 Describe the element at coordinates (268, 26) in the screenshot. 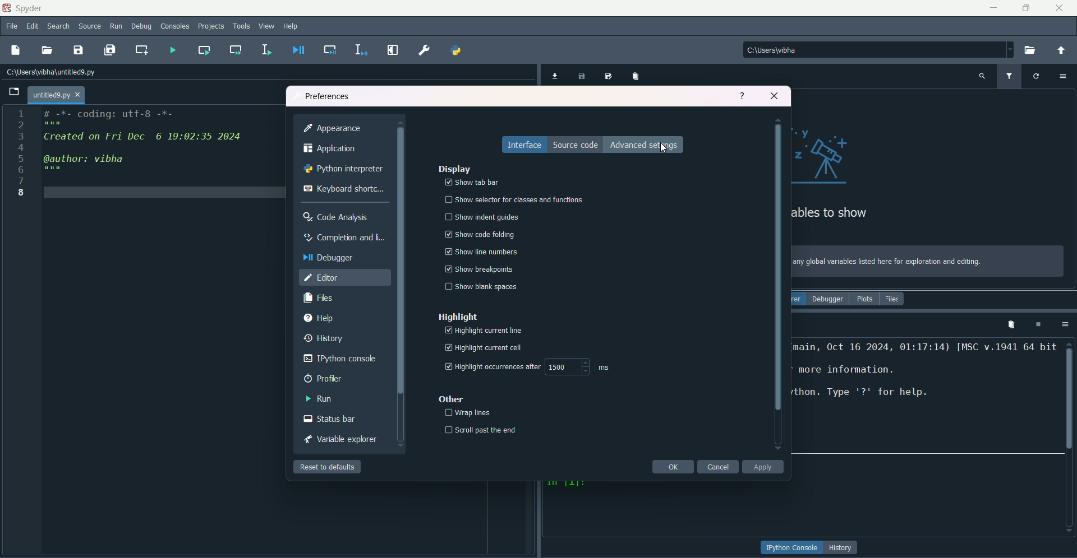

I see `view` at that location.